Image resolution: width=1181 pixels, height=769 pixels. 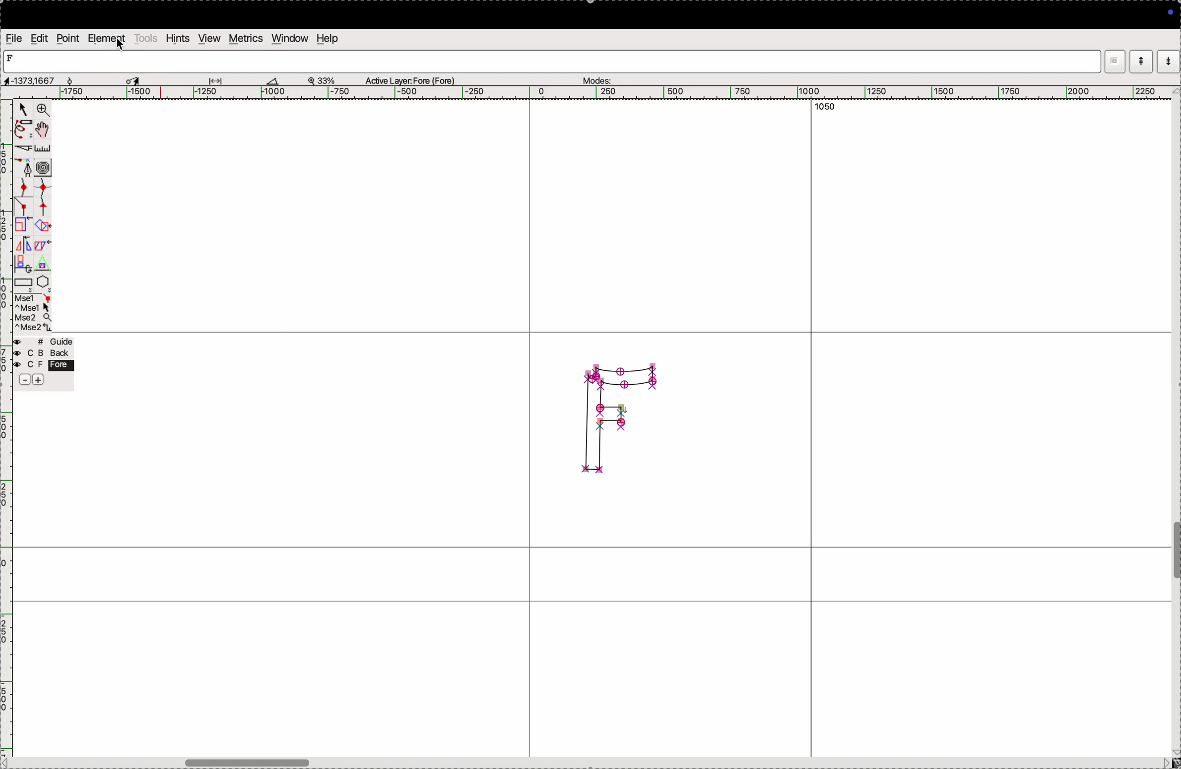 I want to click on mirror, so click(x=32, y=246).